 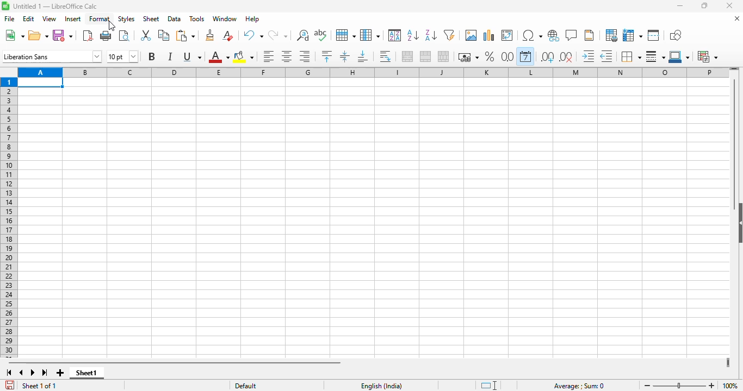 I want to click on formula, so click(x=579, y=386).